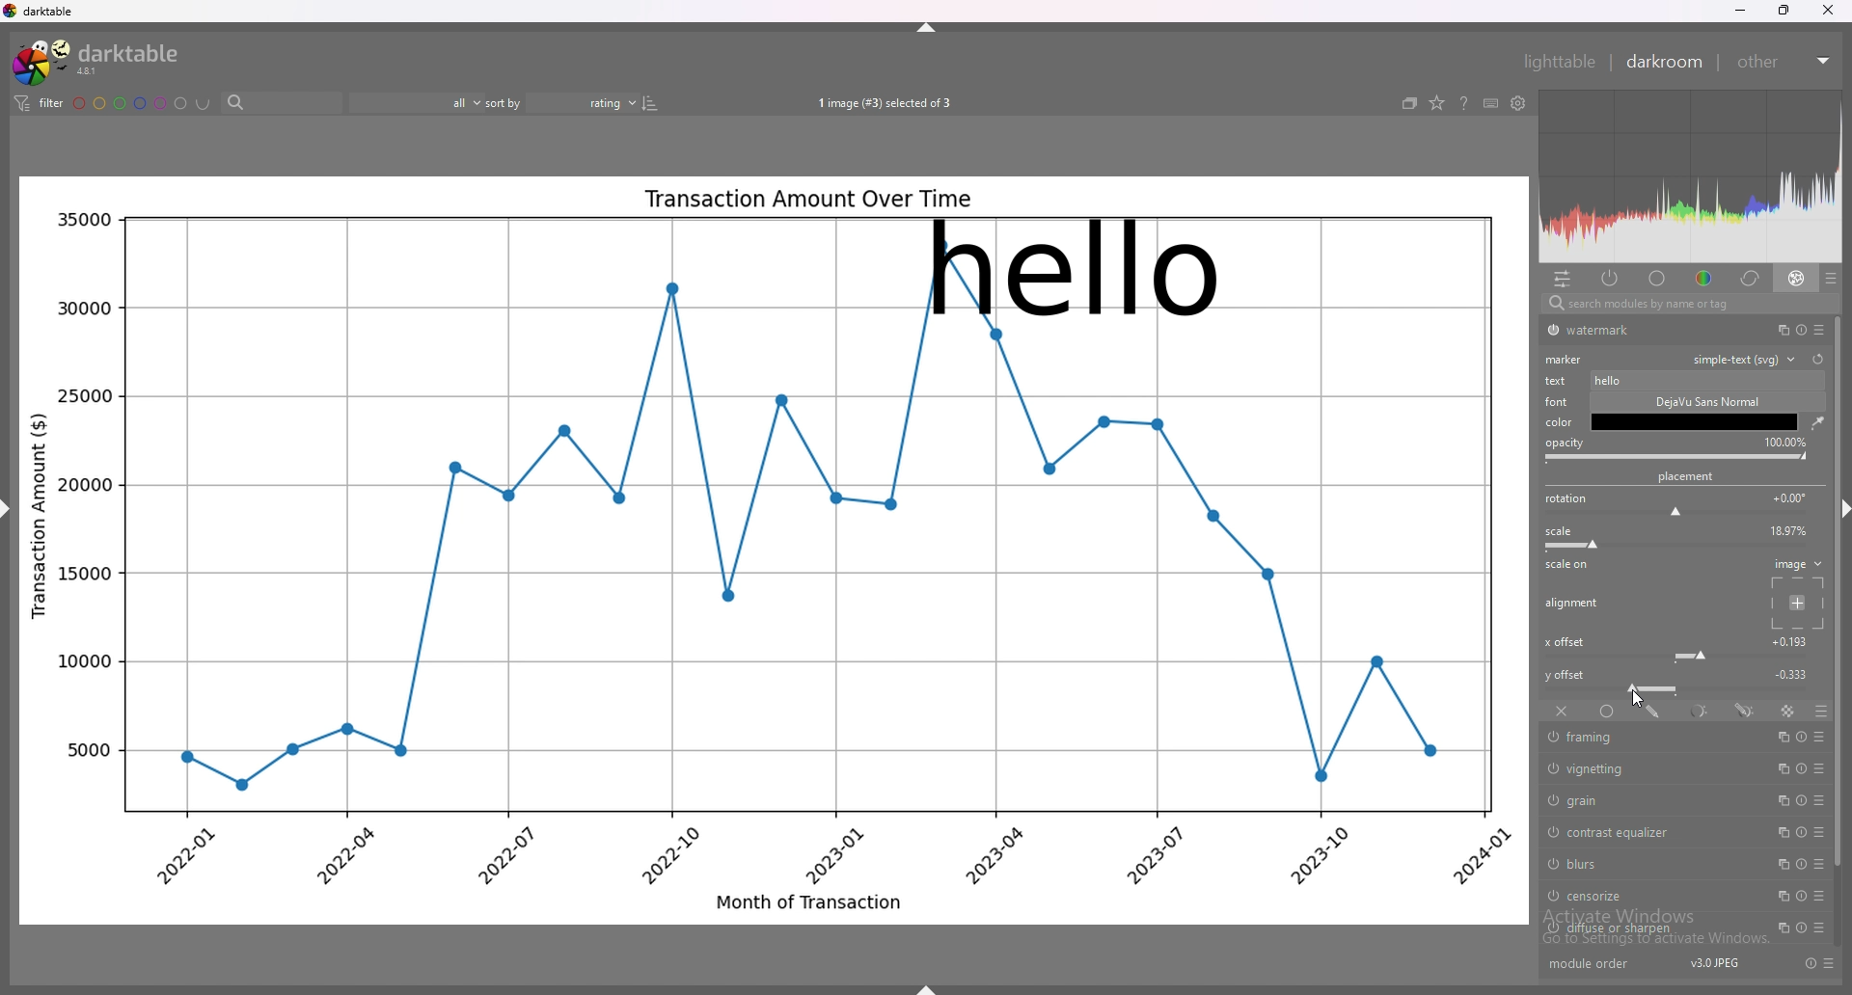 The height and width of the screenshot is (995, 1852). What do you see at coordinates (1783, 801) in the screenshot?
I see `multiple instances action` at bounding box center [1783, 801].